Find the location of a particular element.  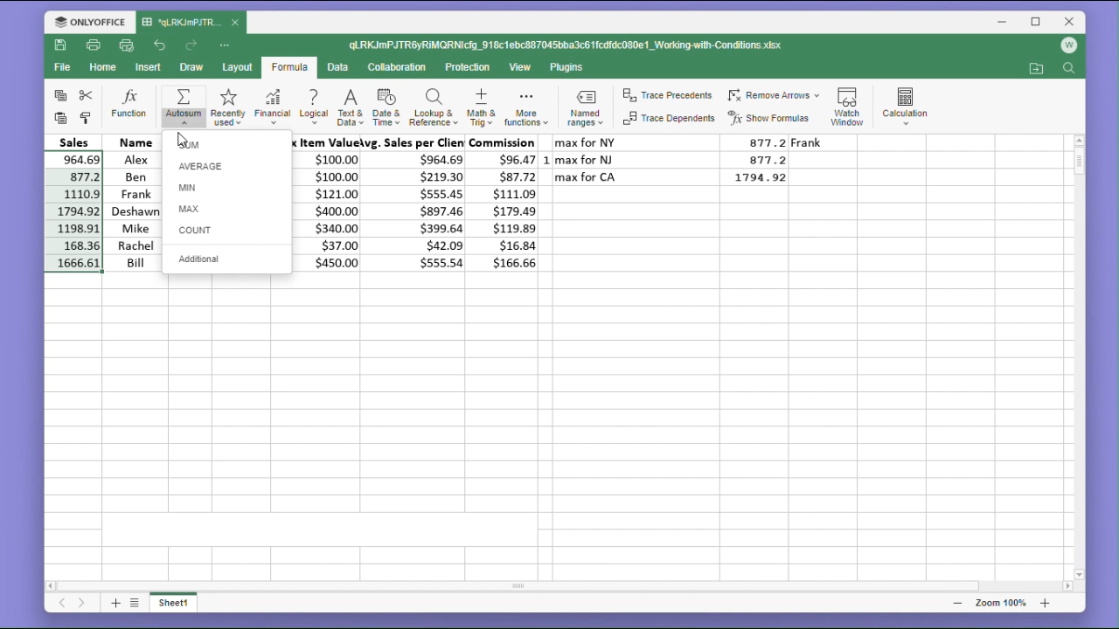

plugins is located at coordinates (567, 67).